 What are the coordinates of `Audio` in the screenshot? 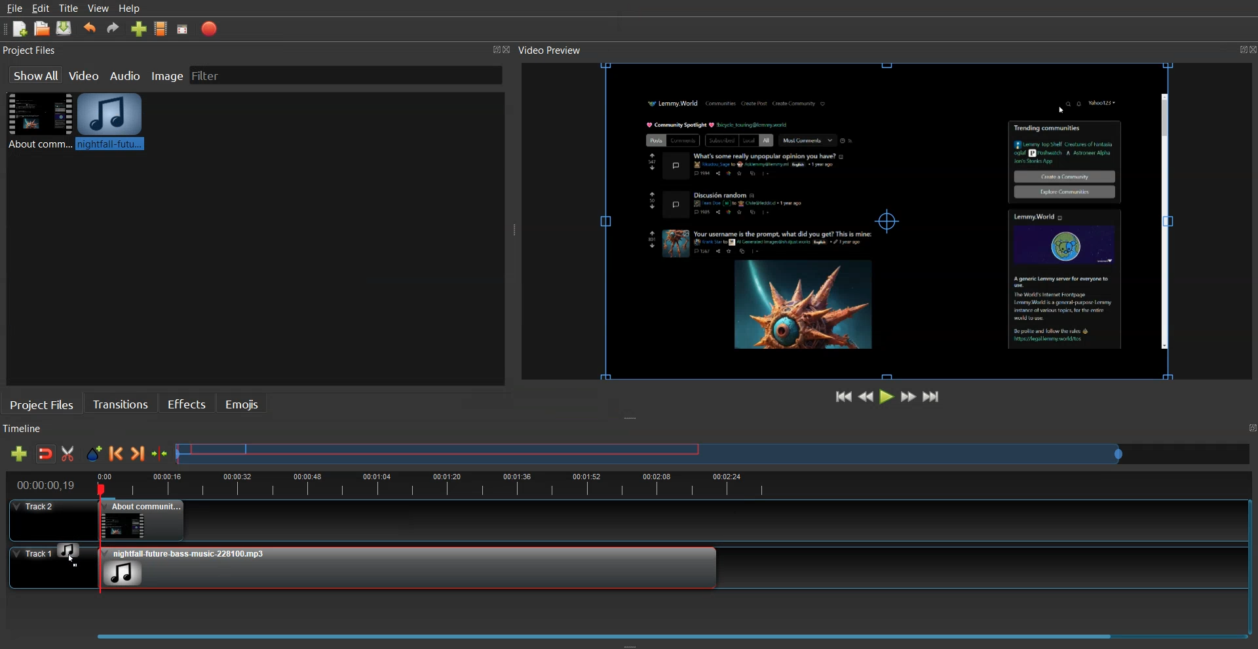 It's located at (126, 75).